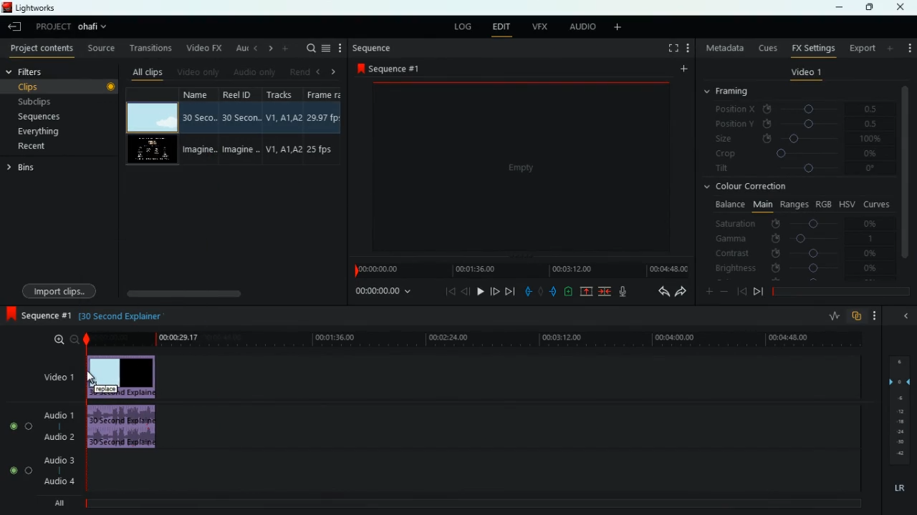 This screenshot has width=917, height=515. What do you see at coordinates (804, 239) in the screenshot?
I see `gamma` at bounding box center [804, 239].